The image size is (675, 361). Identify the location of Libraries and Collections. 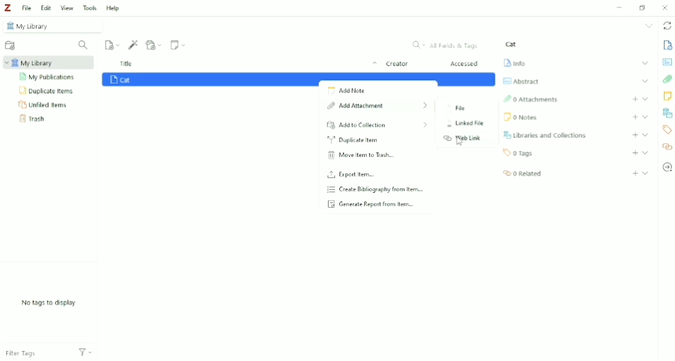
(544, 135).